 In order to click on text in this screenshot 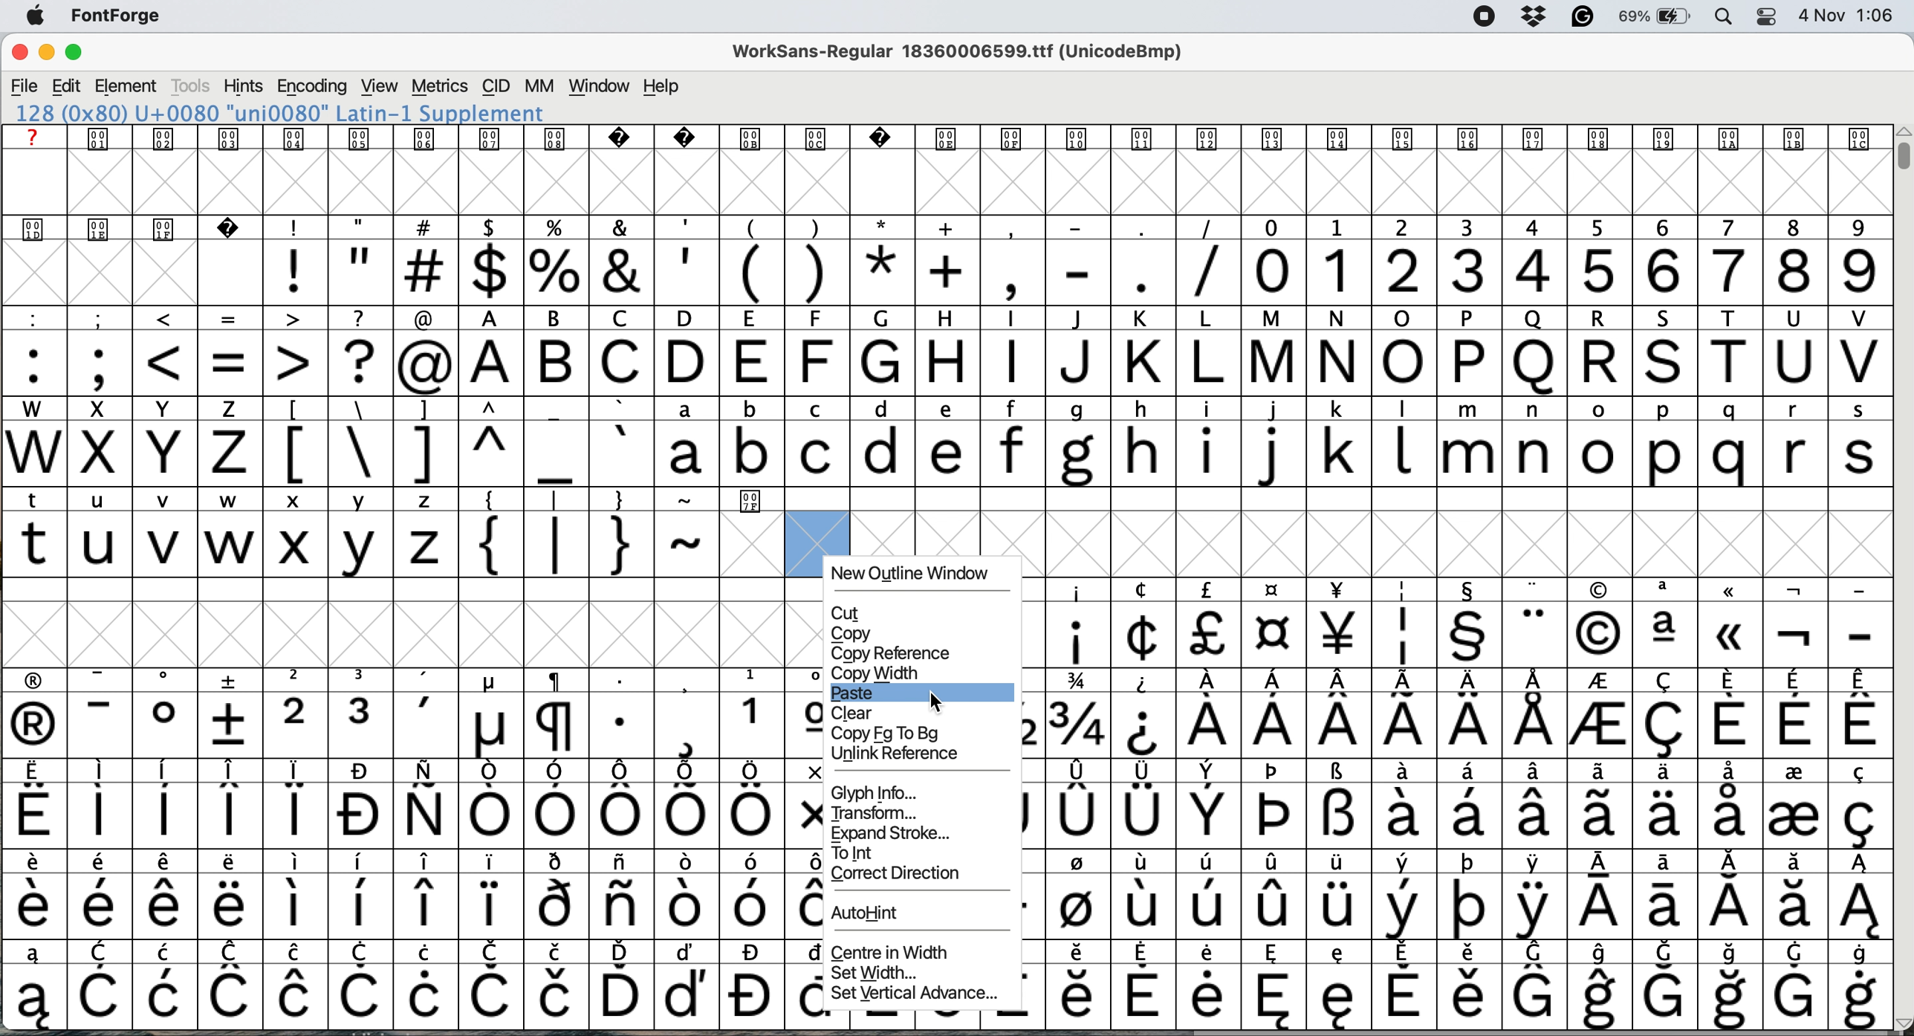, I will do `click(943, 140)`.